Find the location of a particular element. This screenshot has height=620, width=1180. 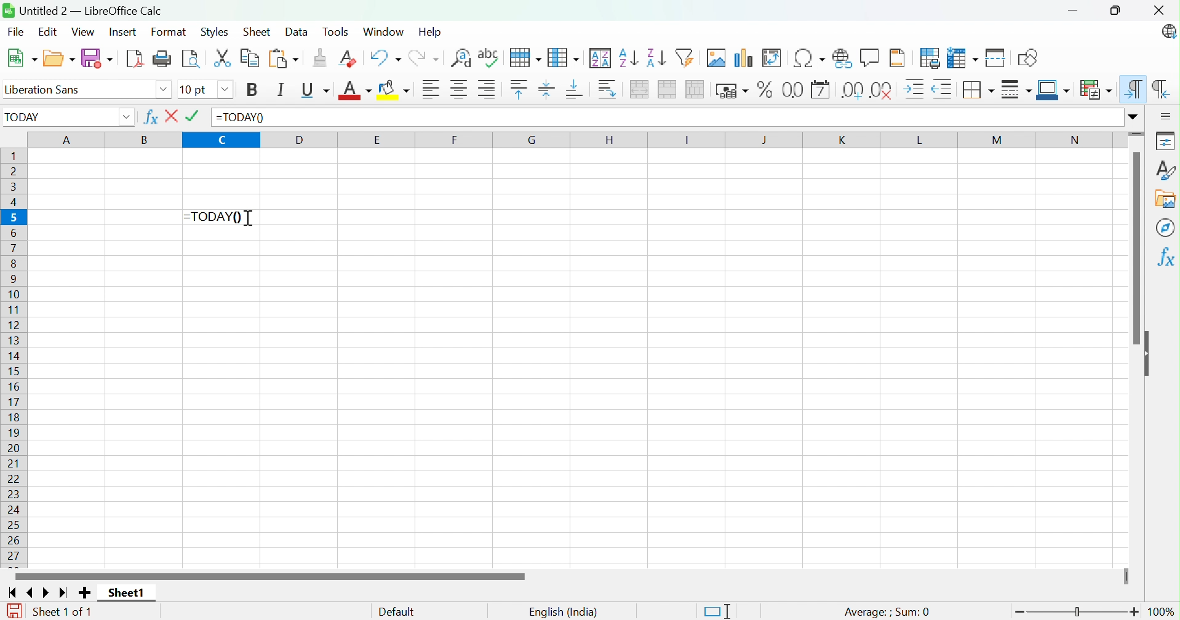

Clone formatting is located at coordinates (318, 58).